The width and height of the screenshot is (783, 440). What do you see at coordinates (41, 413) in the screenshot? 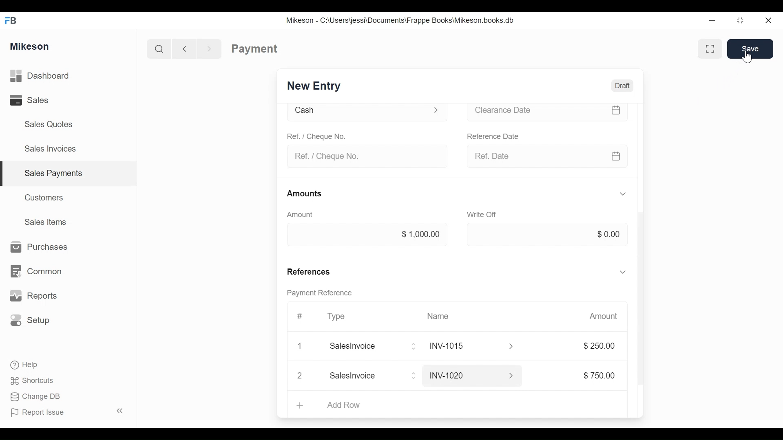
I see `Report Issue` at bounding box center [41, 413].